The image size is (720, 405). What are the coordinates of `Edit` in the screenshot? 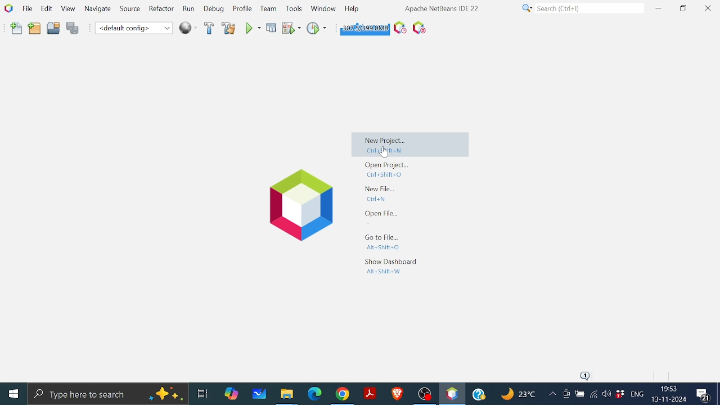 It's located at (45, 8).